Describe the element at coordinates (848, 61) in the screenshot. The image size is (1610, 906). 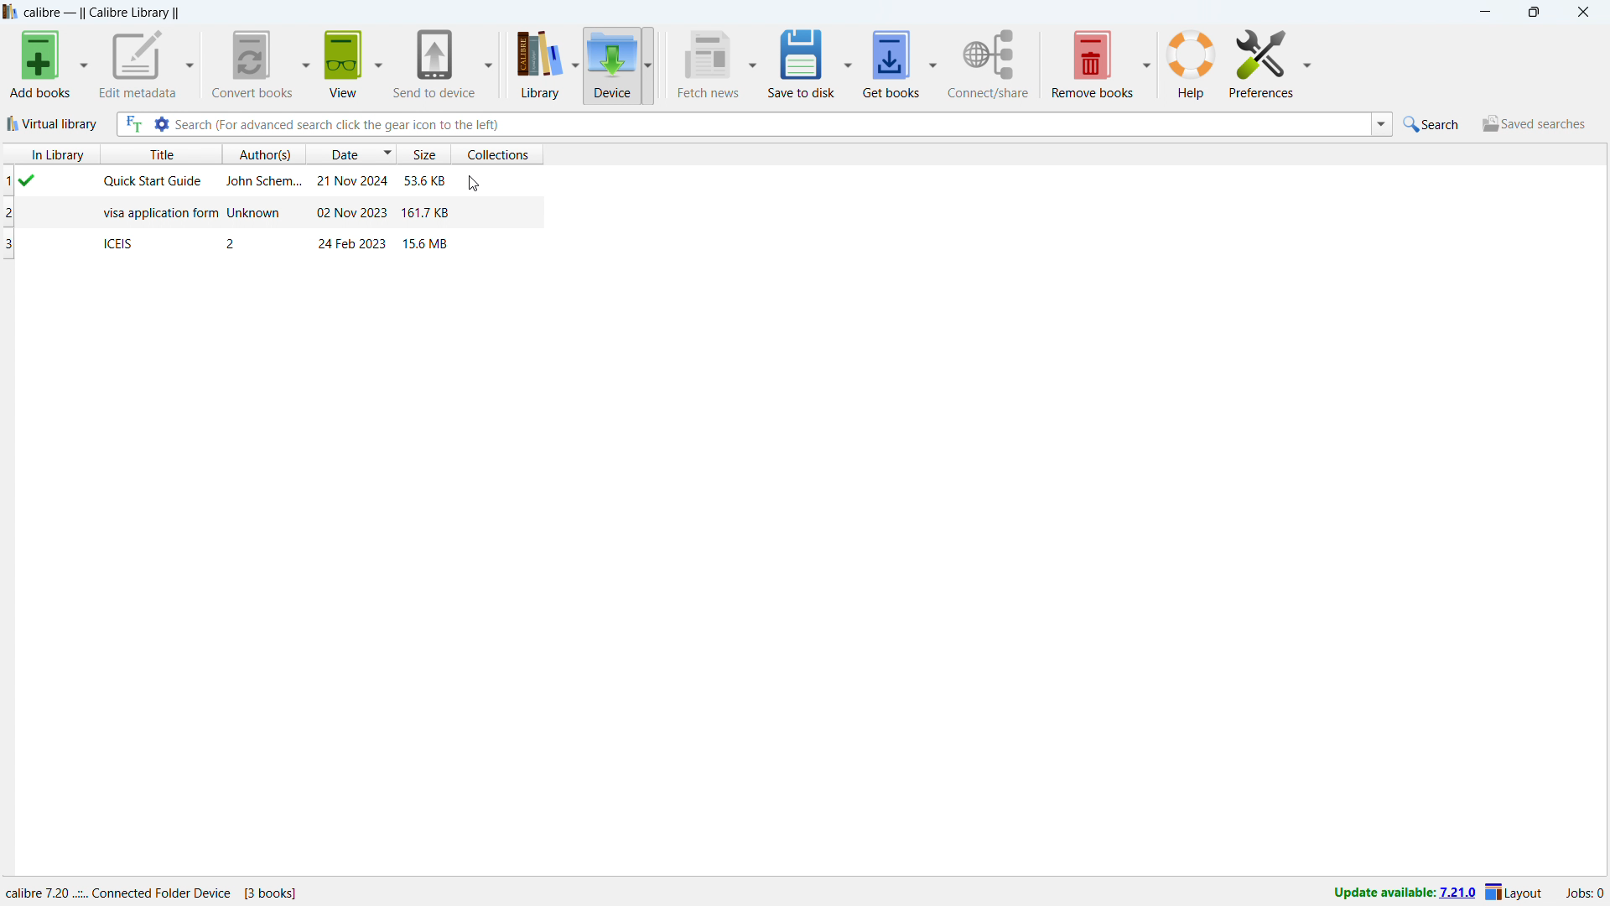
I see `save to disk options` at that location.